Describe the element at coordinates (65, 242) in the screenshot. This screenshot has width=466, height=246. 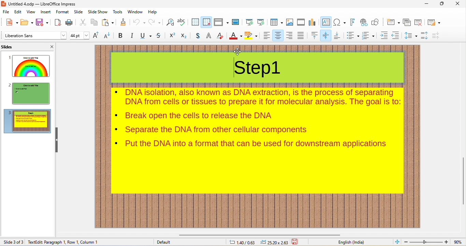
I see `text edit: paragraph 1, Row 1, Column 1` at that location.